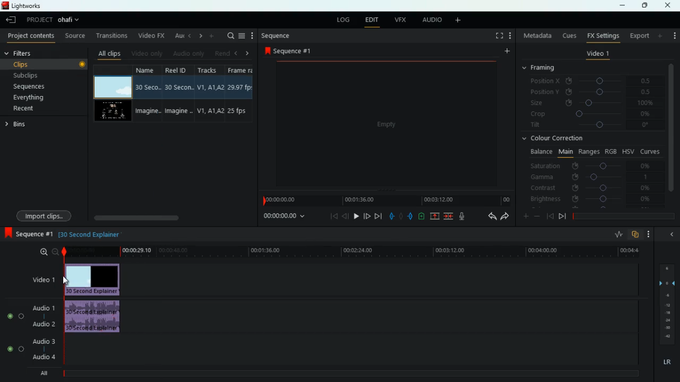 The height and width of the screenshot is (382, 680). I want to click on more, so click(506, 51).